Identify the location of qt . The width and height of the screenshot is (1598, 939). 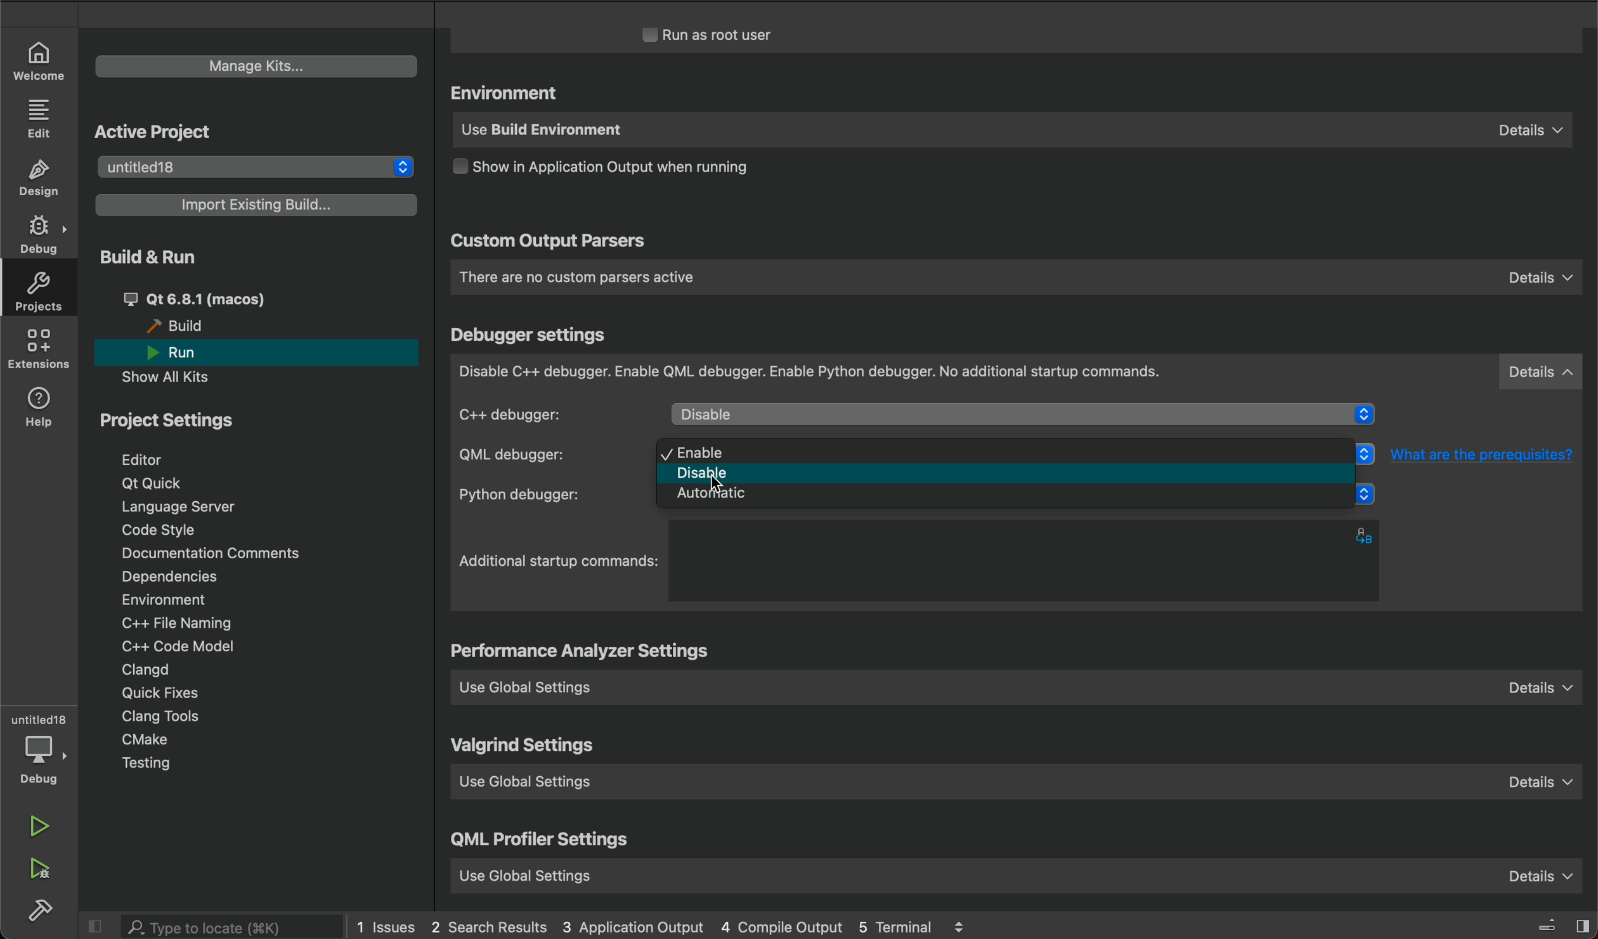
(156, 482).